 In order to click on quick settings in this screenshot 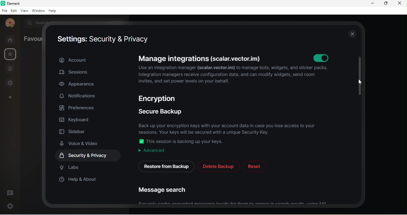, I will do `click(9, 205)`.